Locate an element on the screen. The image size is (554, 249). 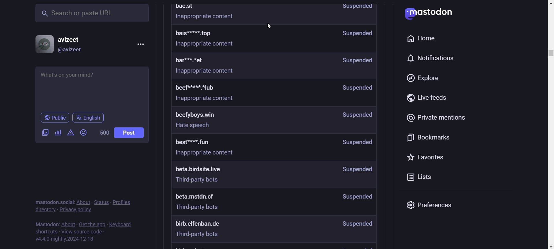
menu is located at coordinates (140, 44).